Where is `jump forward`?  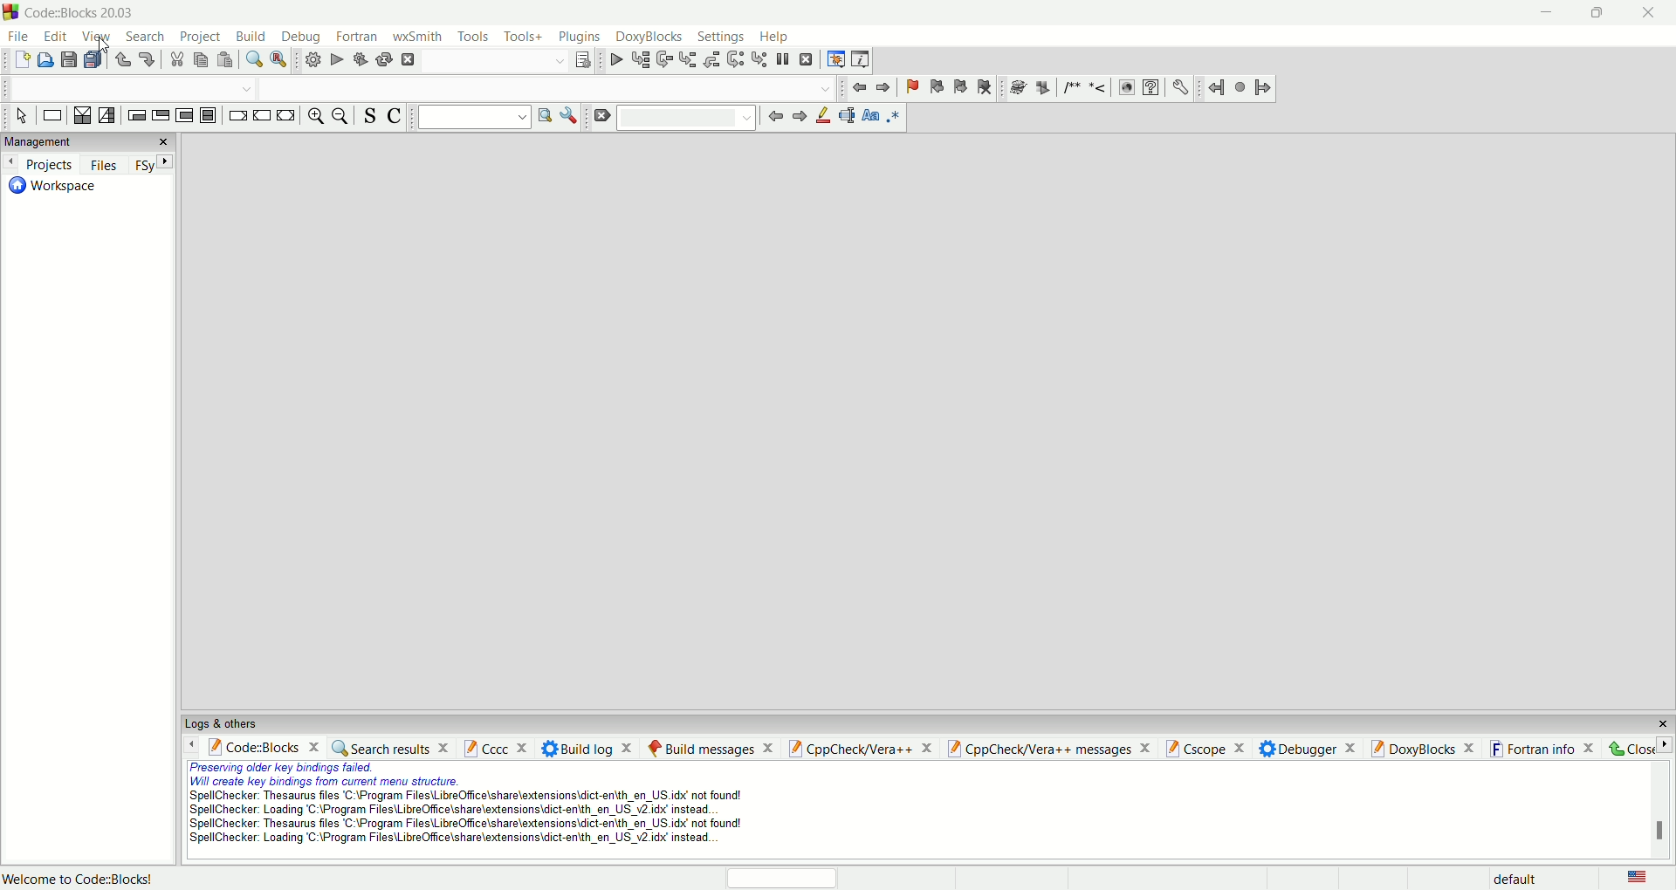 jump forward is located at coordinates (1266, 87).